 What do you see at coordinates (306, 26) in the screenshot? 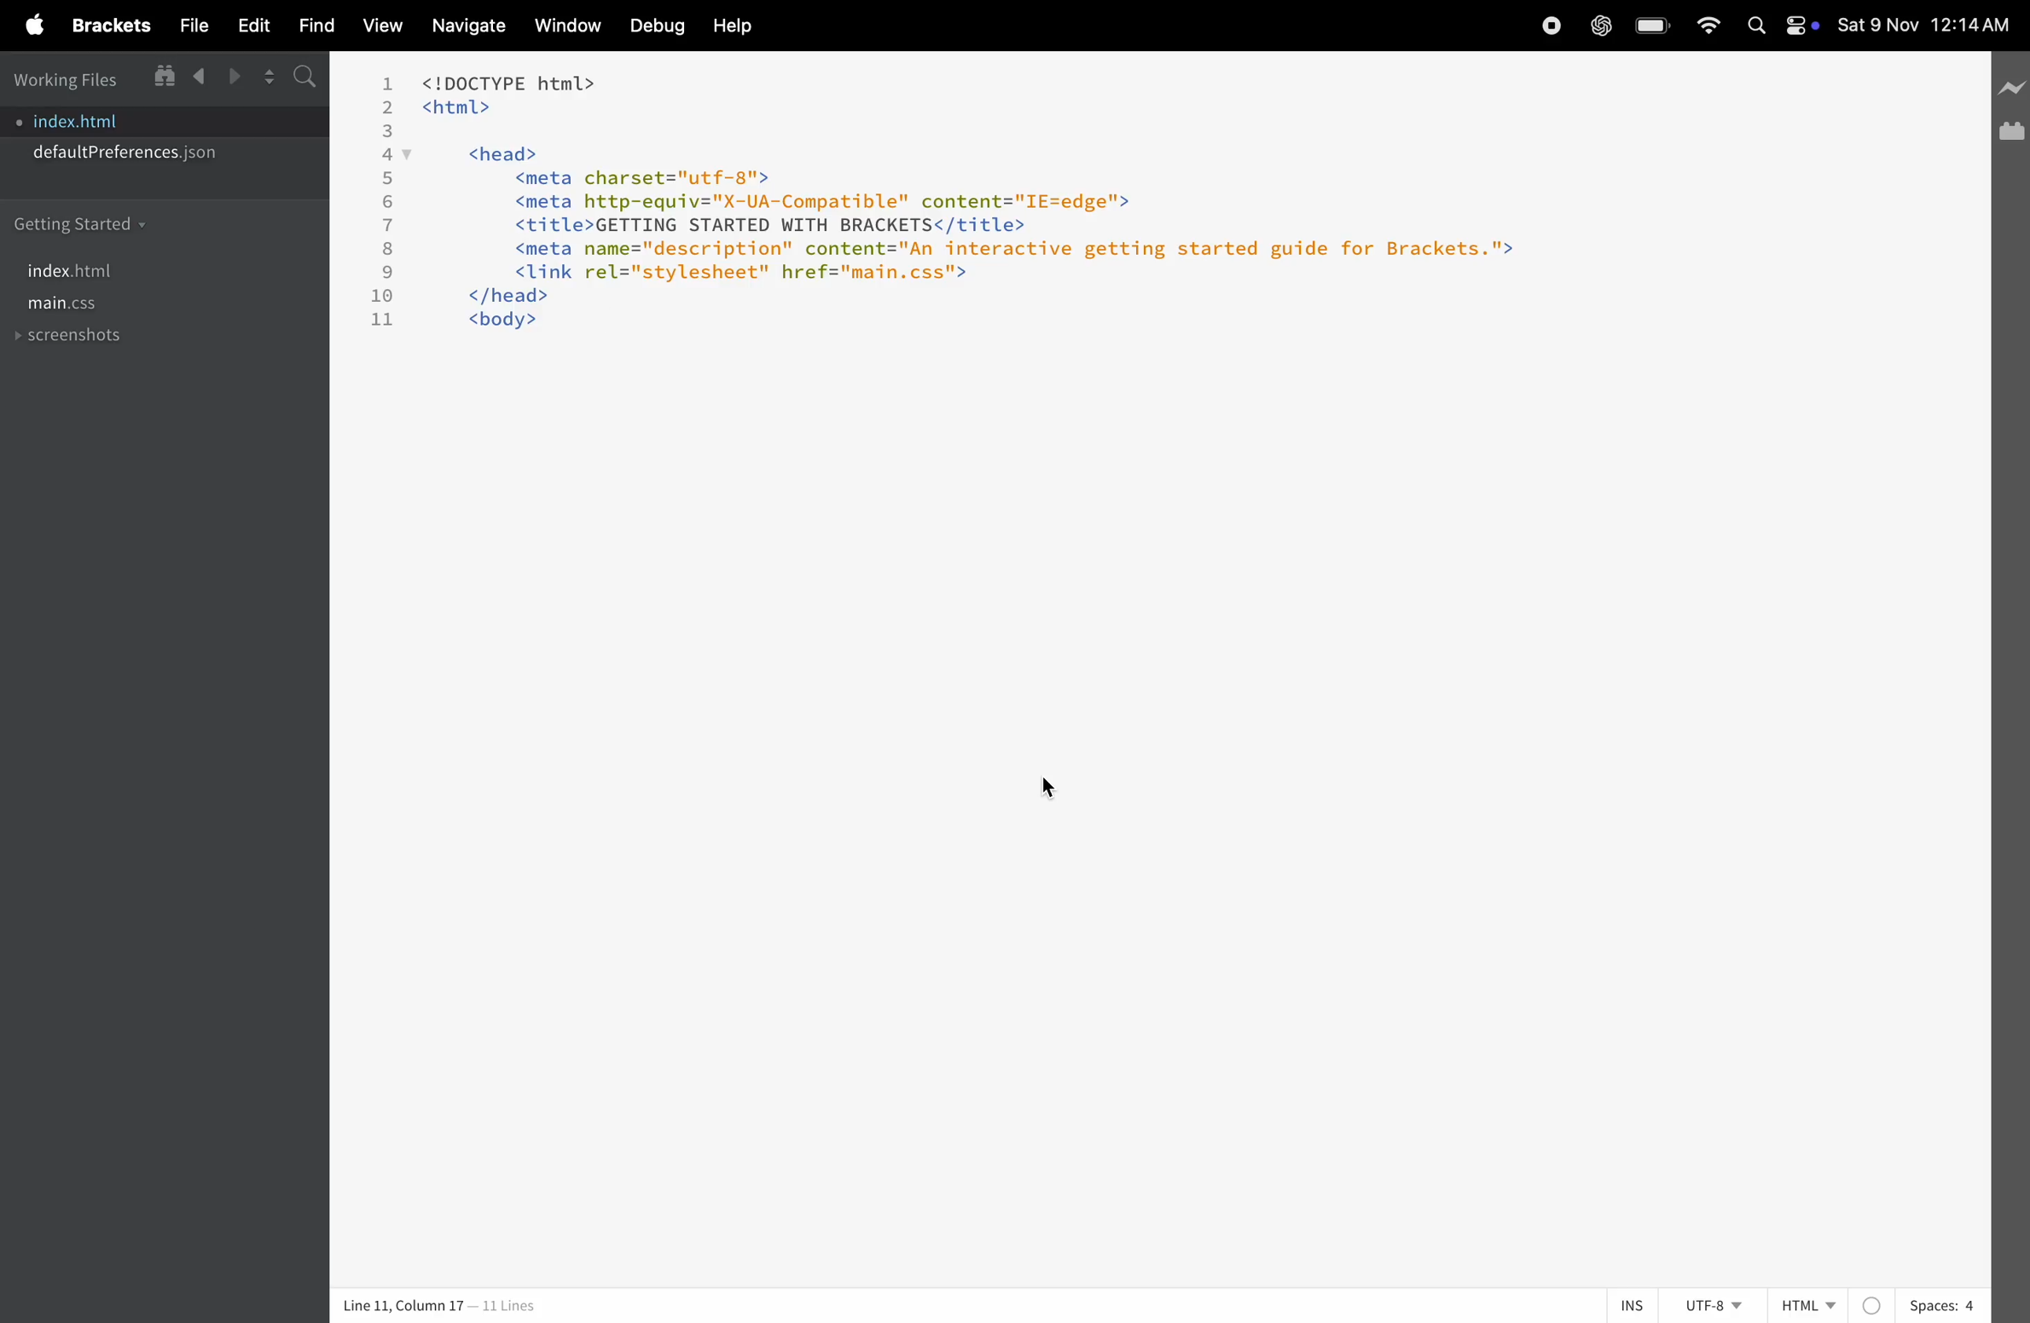
I see `find` at bounding box center [306, 26].